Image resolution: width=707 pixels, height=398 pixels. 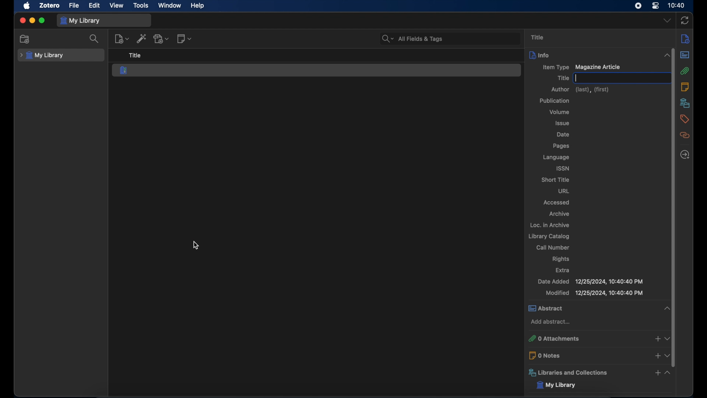 What do you see at coordinates (32, 21) in the screenshot?
I see `minimize` at bounding box center [32, 21].